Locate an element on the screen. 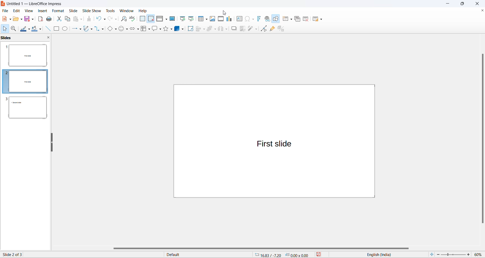 This screenshot has width=485, height=258. help is located at coordinates (143, 10).